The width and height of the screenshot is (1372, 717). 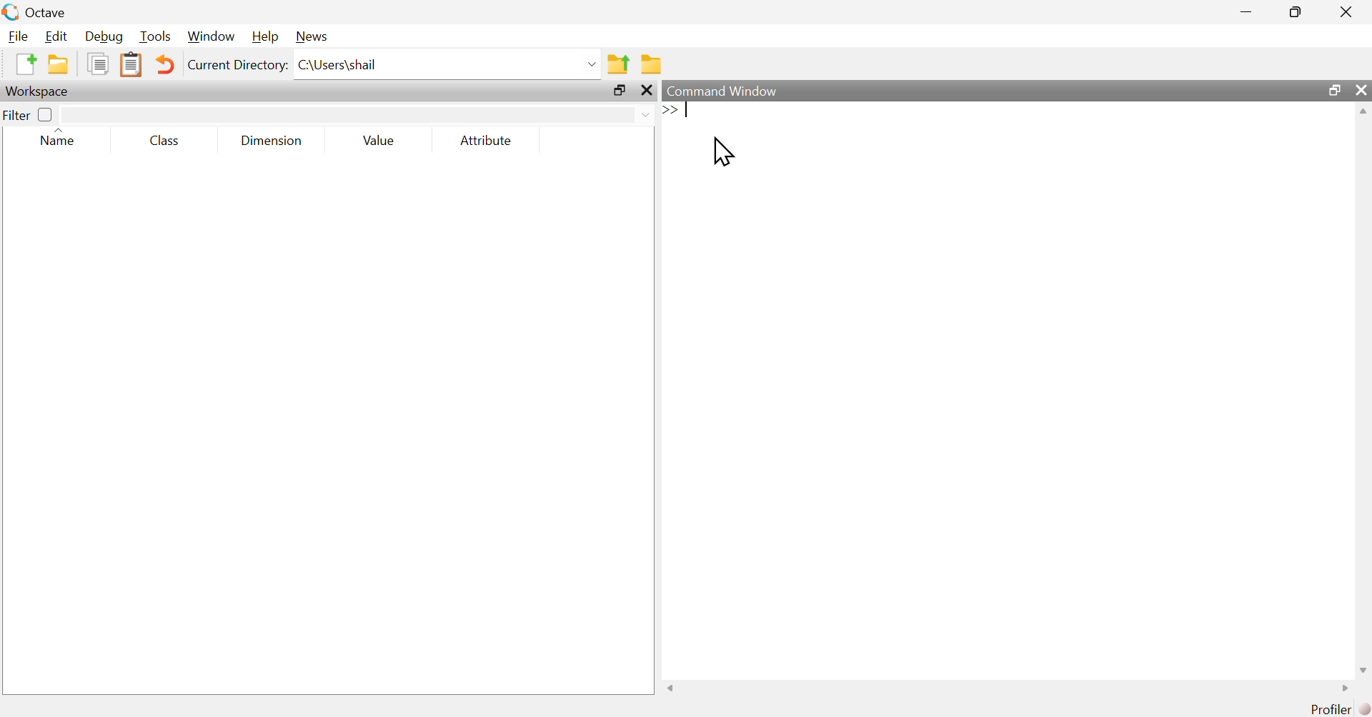 What do you see at coordinates (672, 687) in the screenshot?
I see `Scrollbar left` at bounding box center [672, 687].